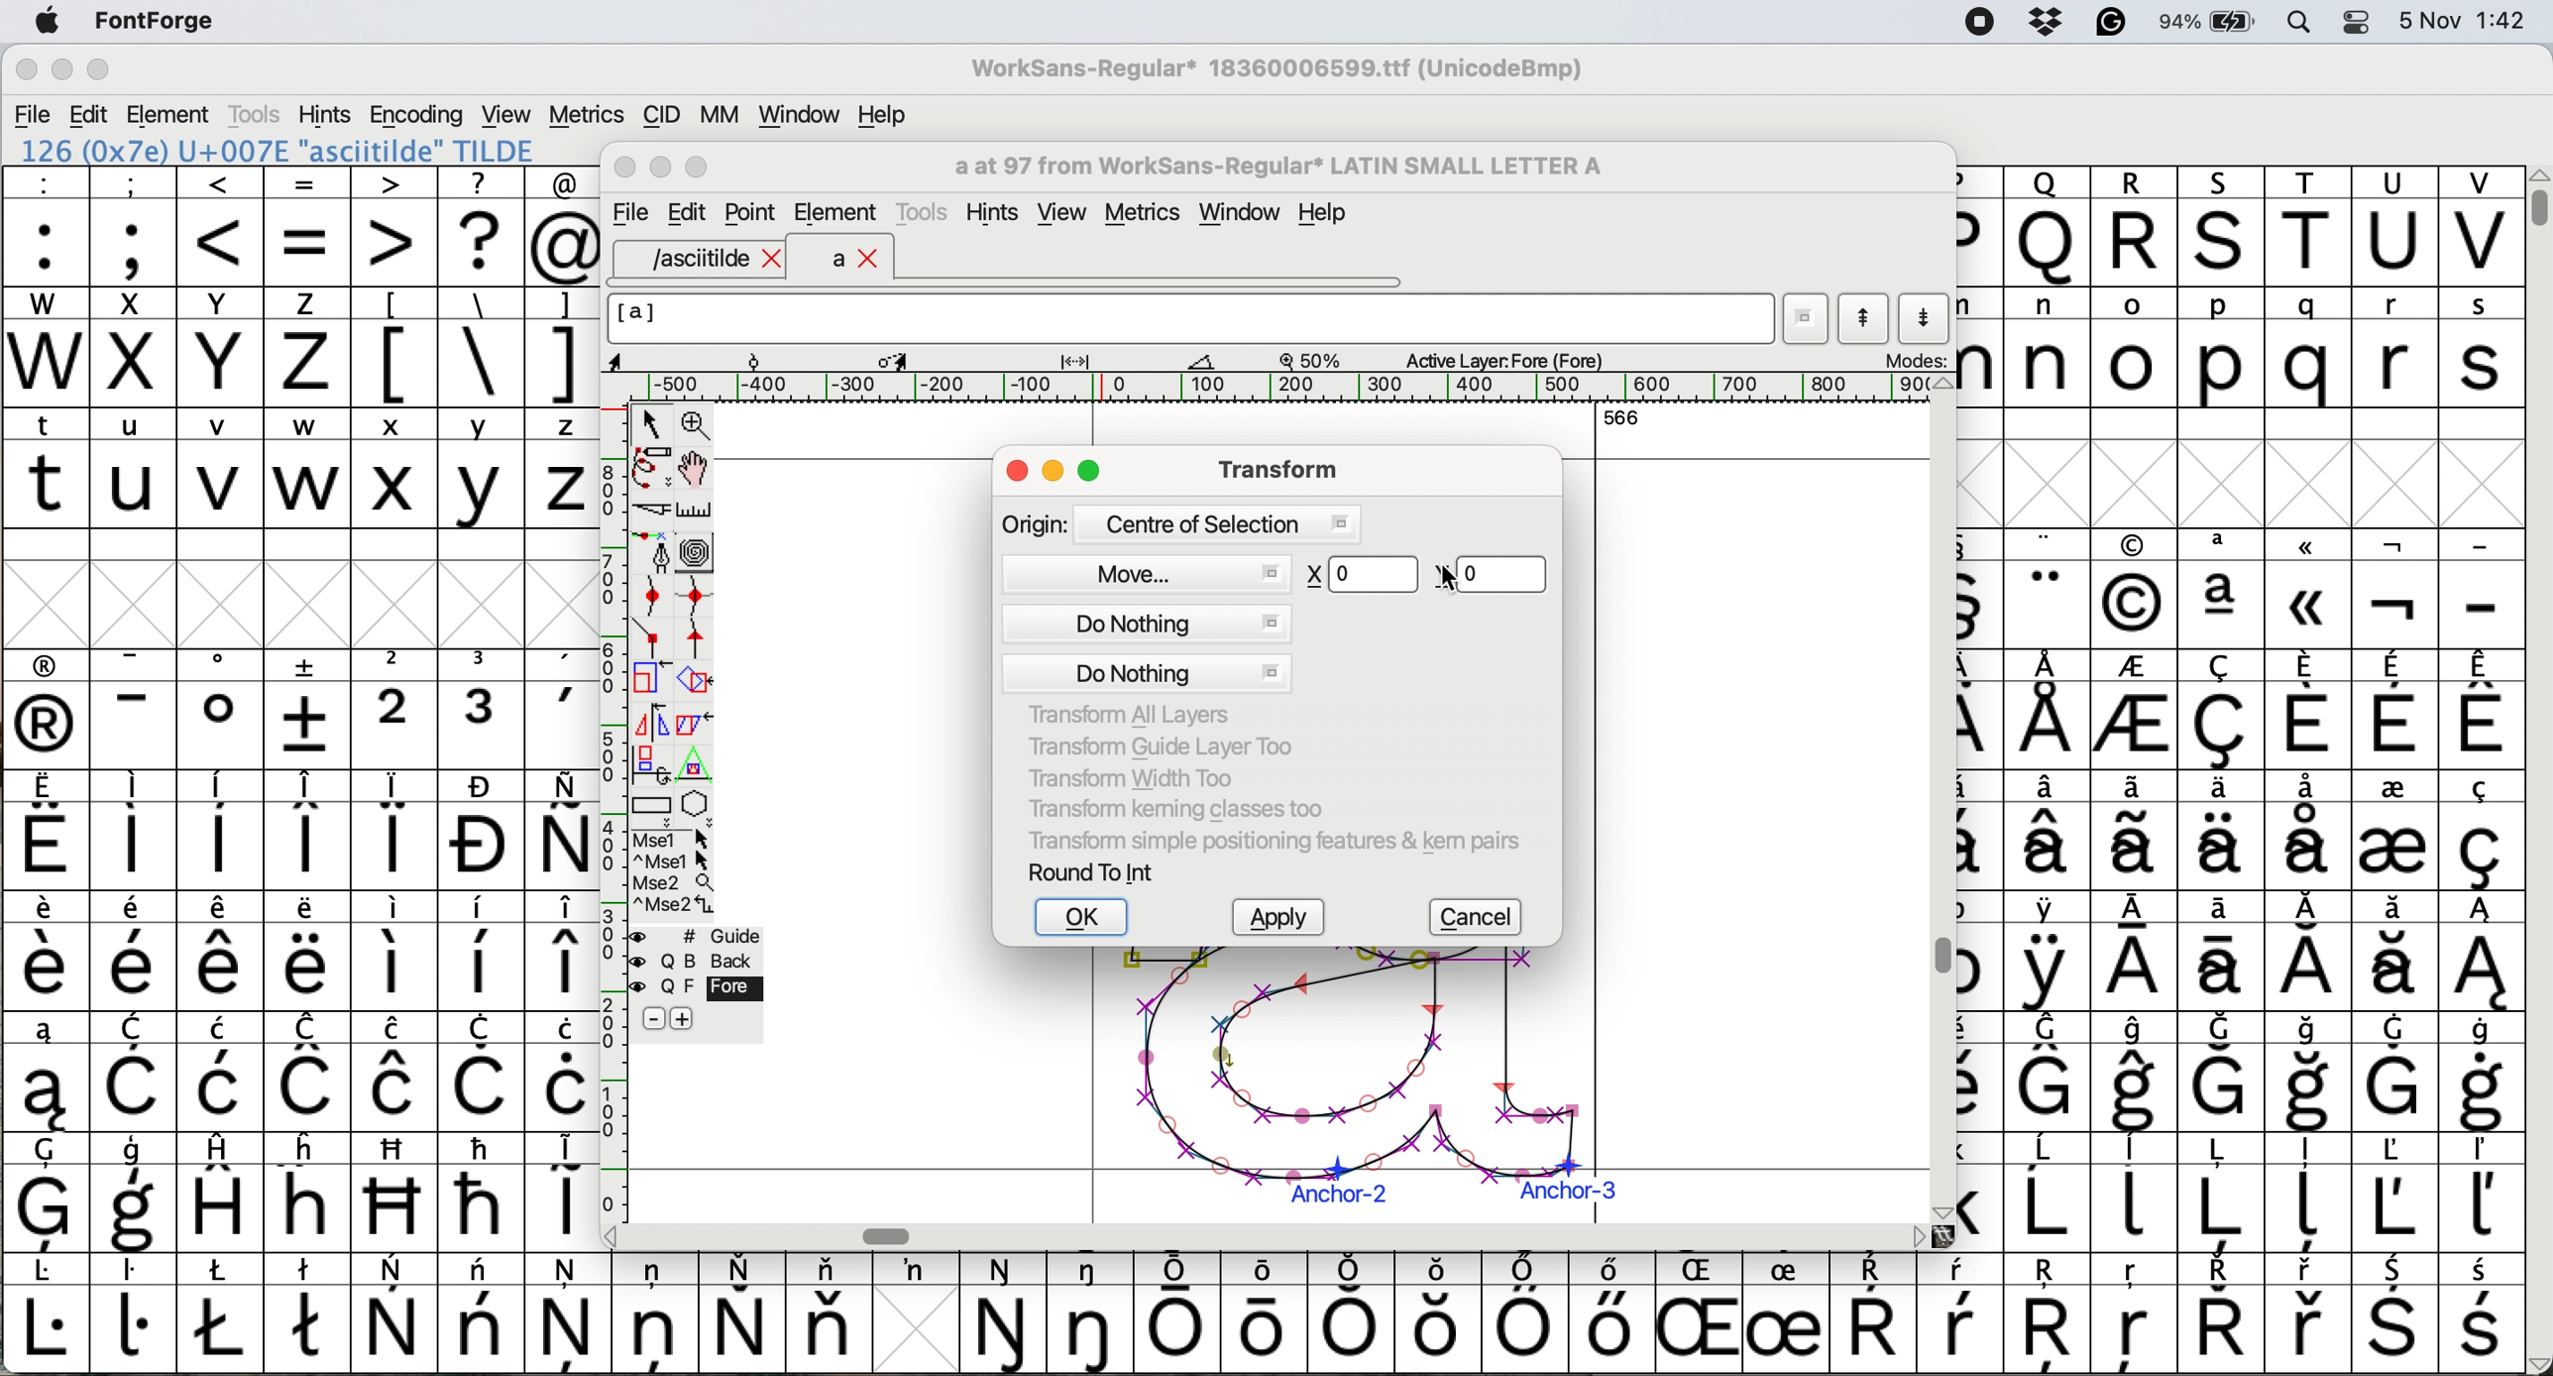 This screenshot has height=1376, width=2553. What do you see at coordinates (563, 710) in the screenshot?
I see `symbol` at bounding box center [563, 710].